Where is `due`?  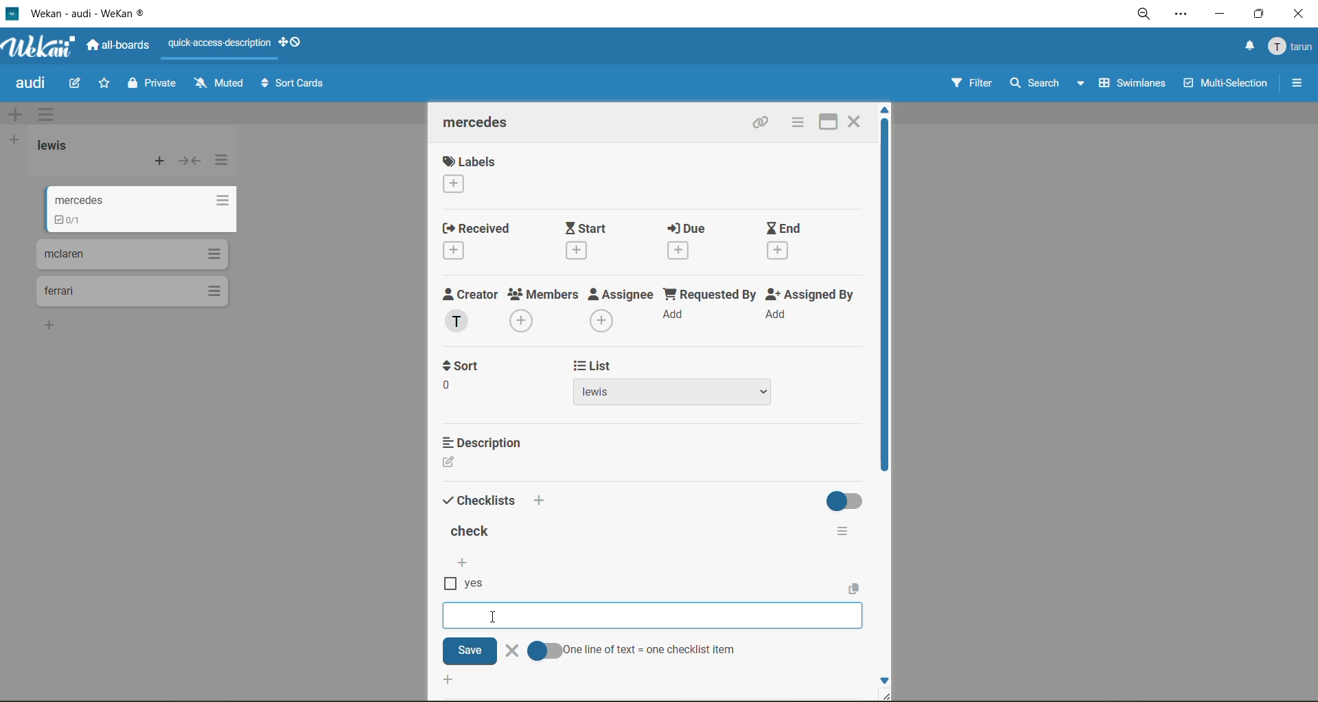
due is located at coordinates (696, 244).